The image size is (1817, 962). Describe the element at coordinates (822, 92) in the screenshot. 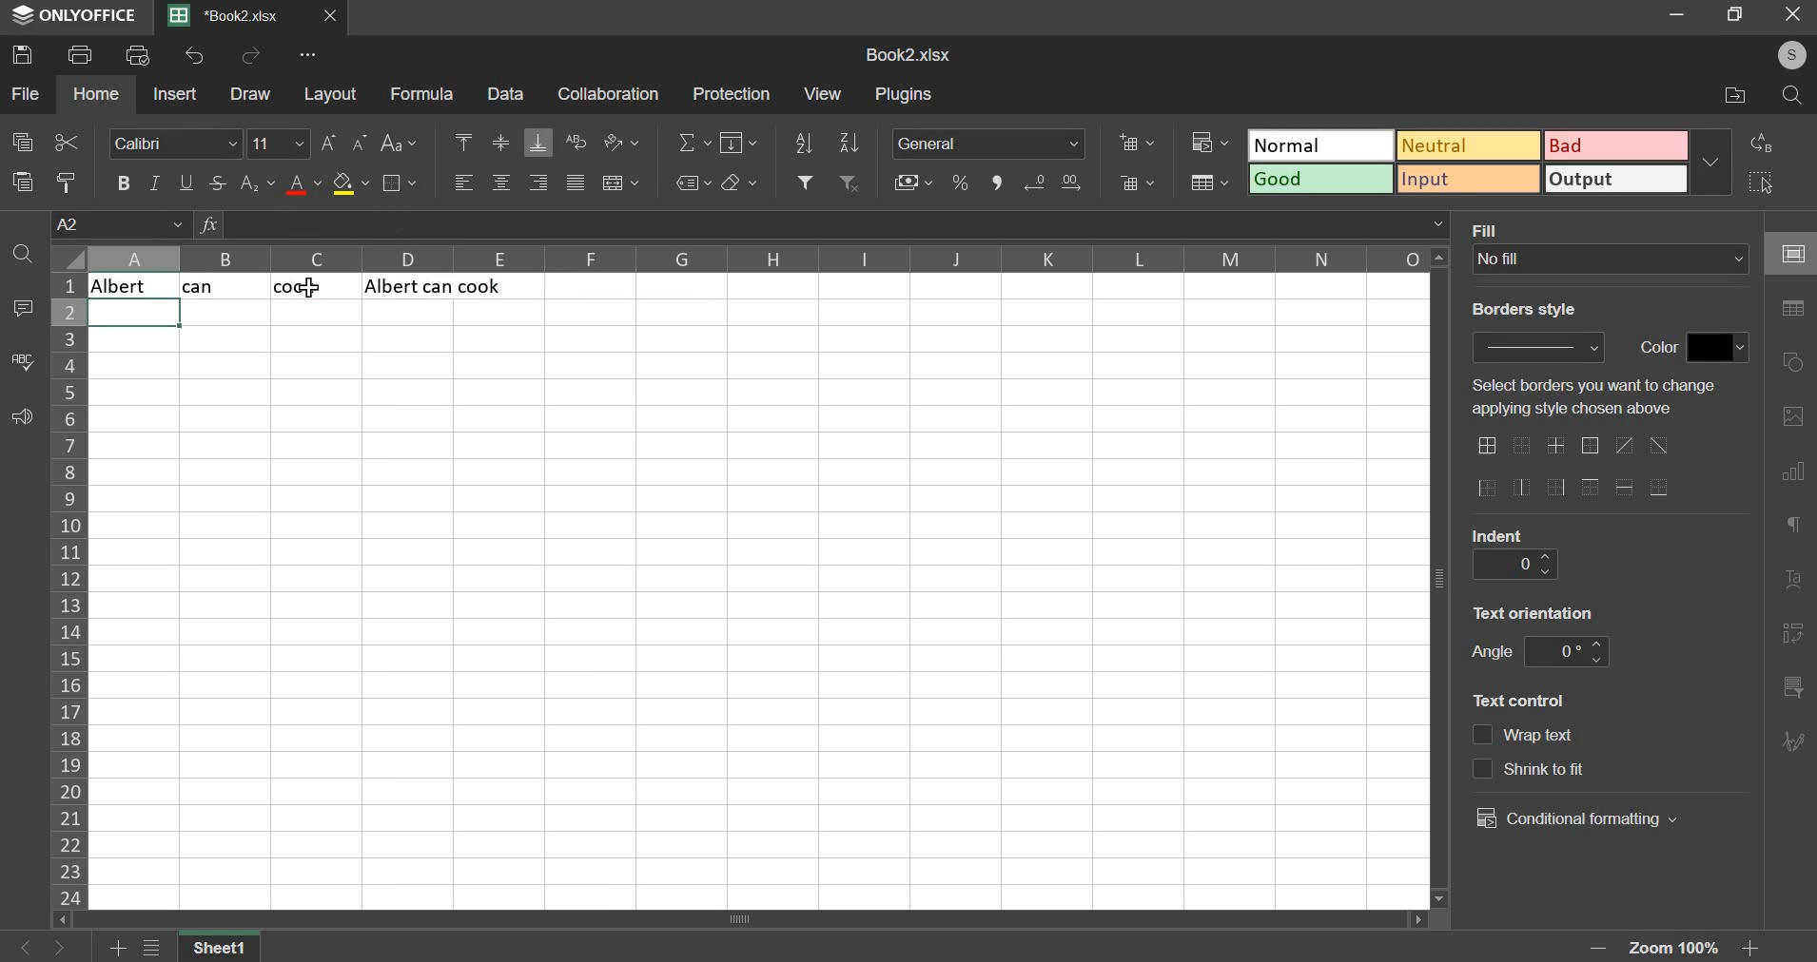

I see `view` at that location.